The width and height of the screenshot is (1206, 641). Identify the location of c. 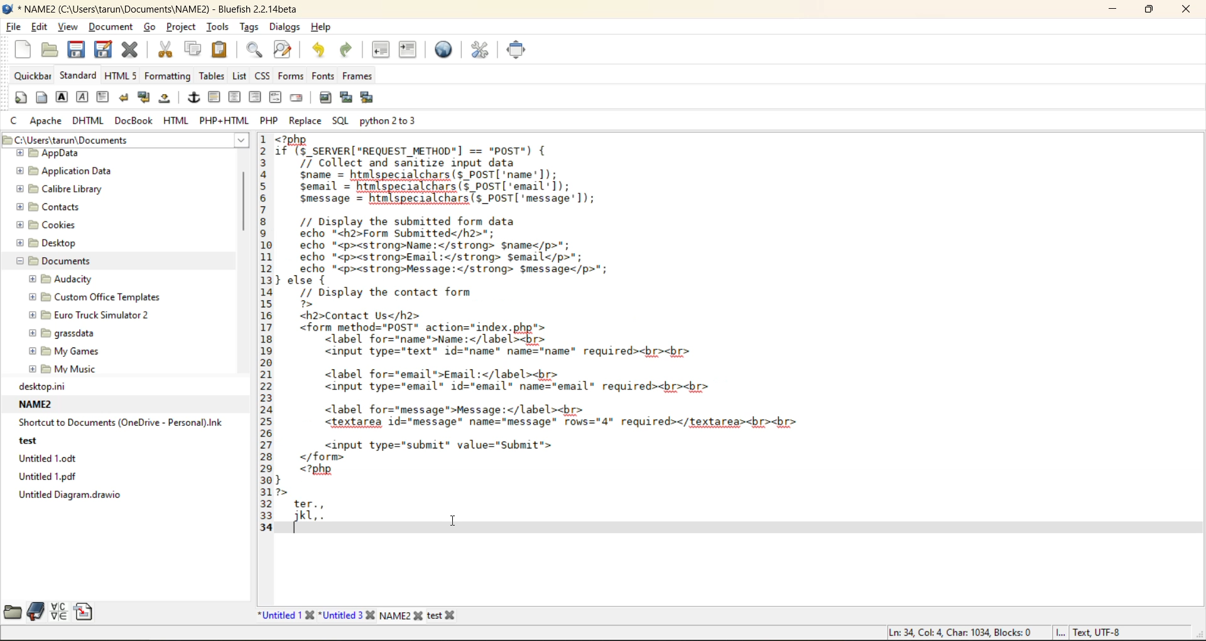
(15, 120).